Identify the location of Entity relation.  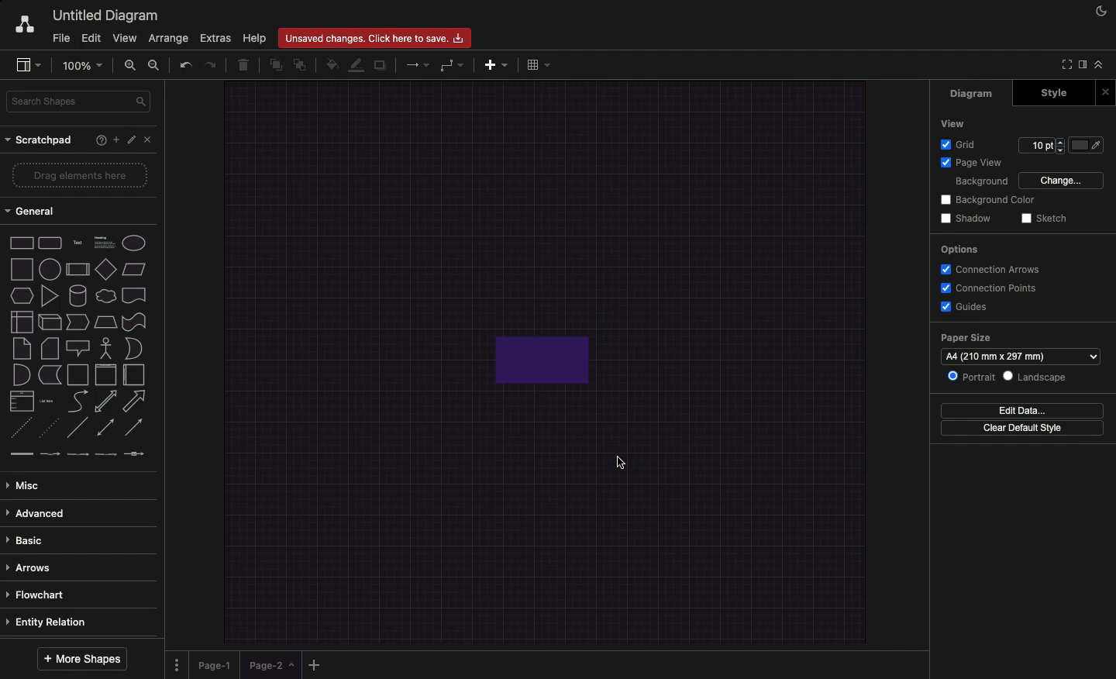
(50, 620).